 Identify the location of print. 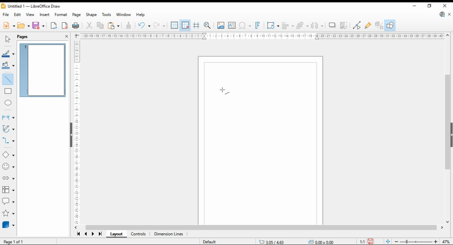
(76, 25).